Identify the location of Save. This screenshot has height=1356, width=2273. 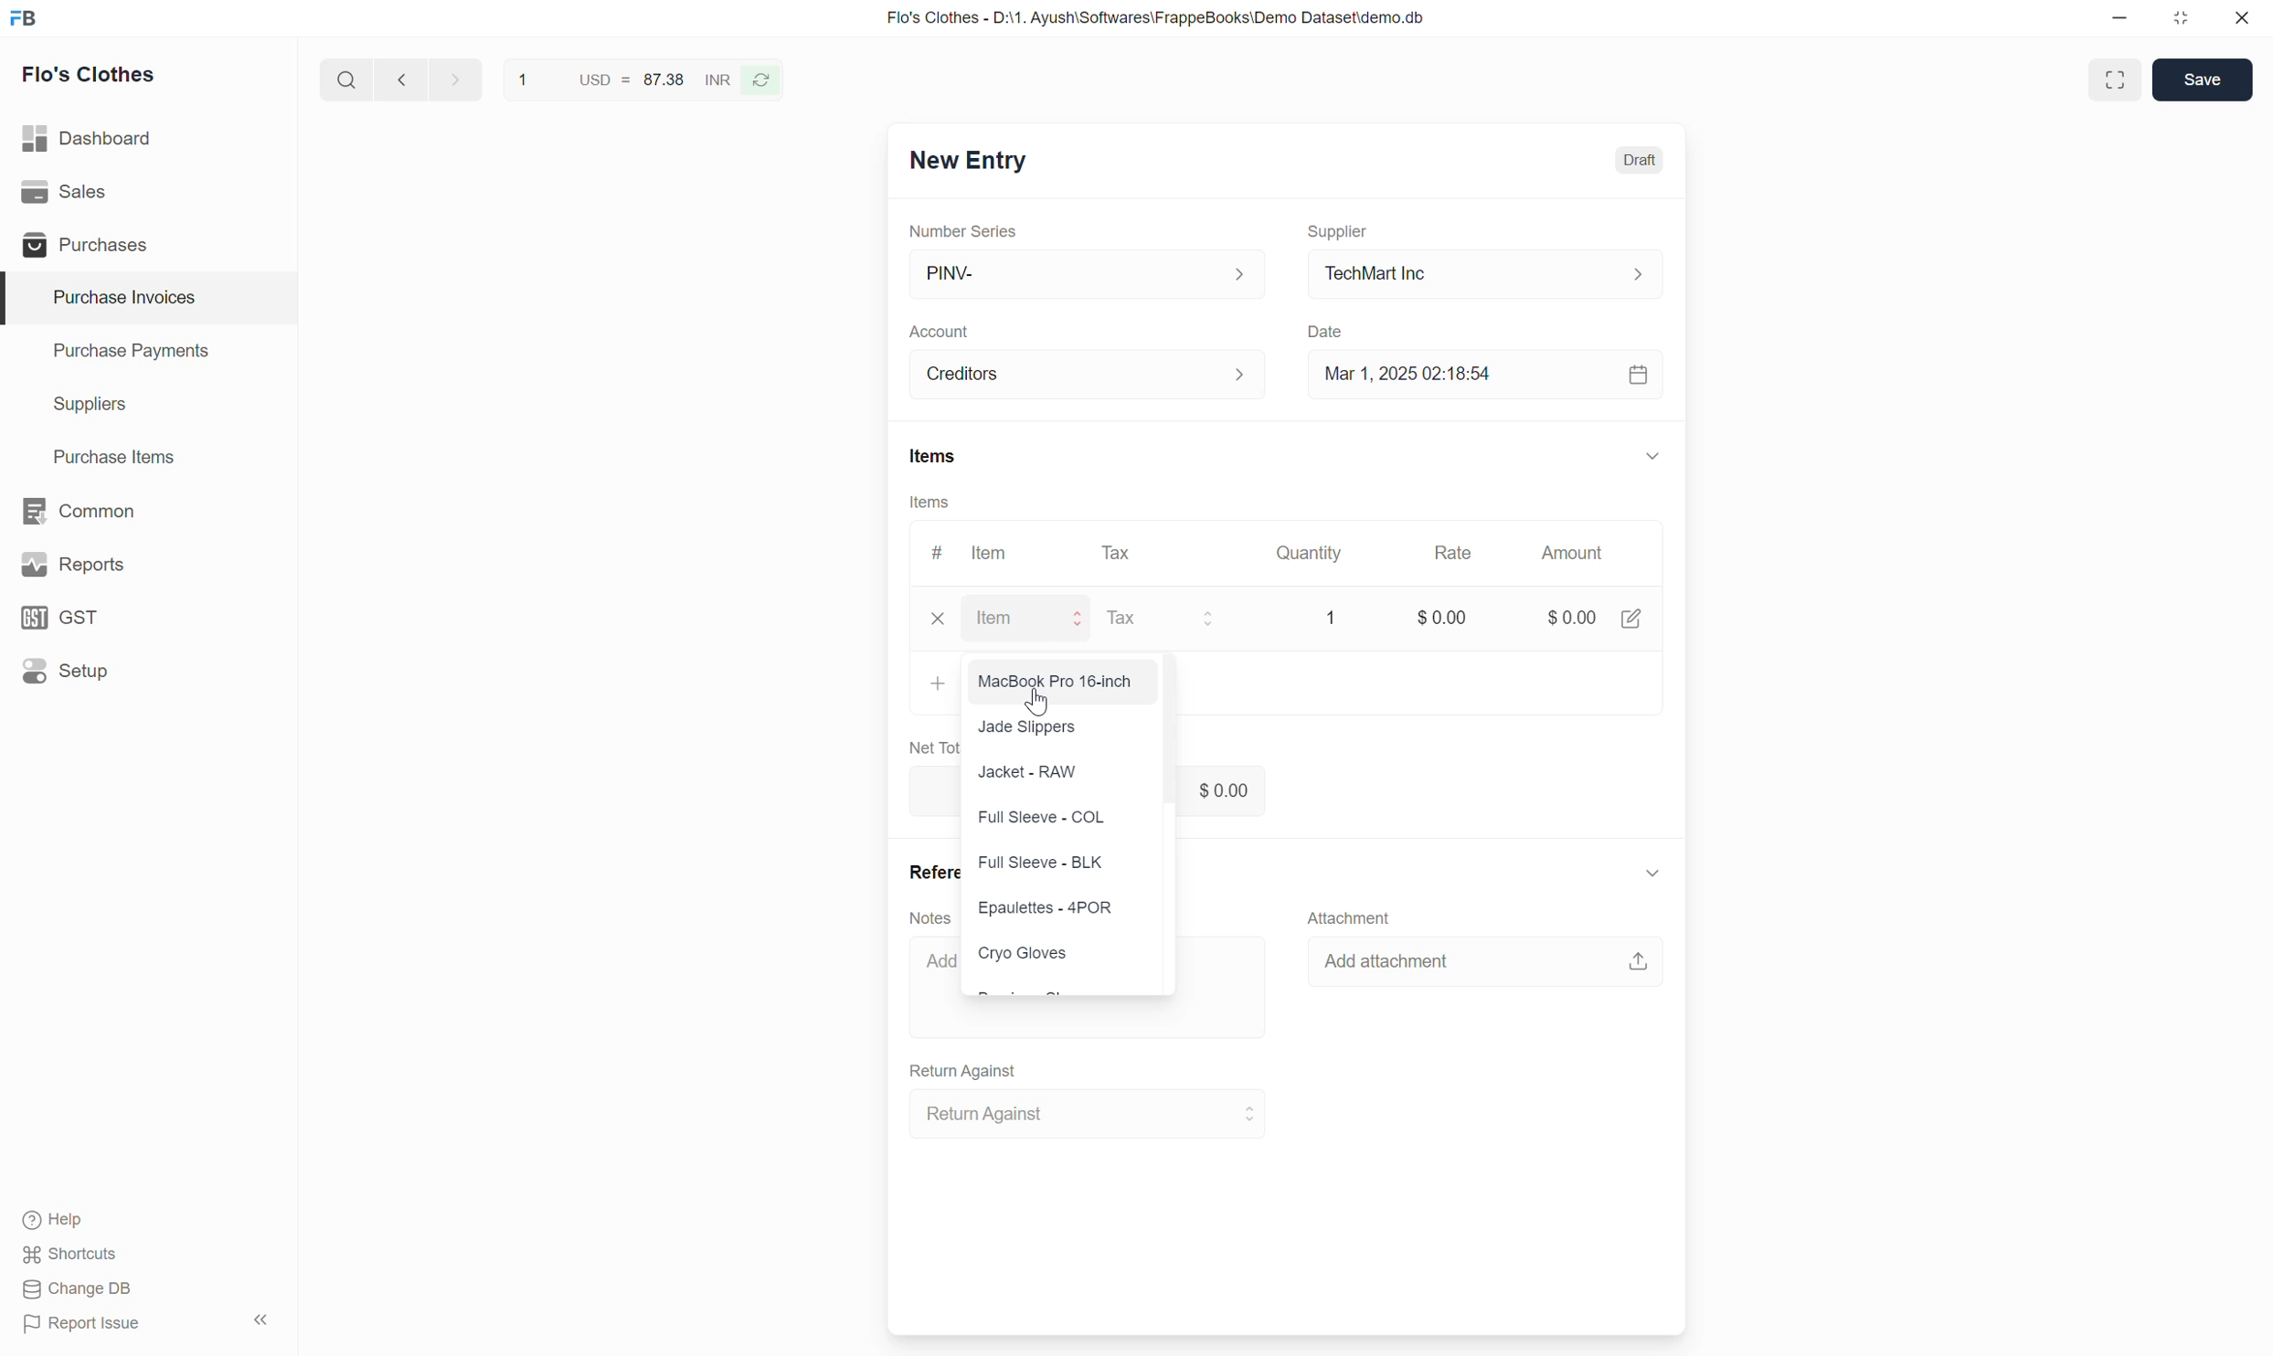
(2202, 79).